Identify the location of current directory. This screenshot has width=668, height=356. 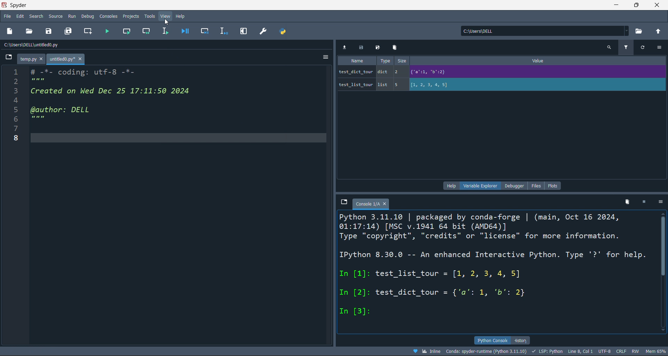
(542, 31).